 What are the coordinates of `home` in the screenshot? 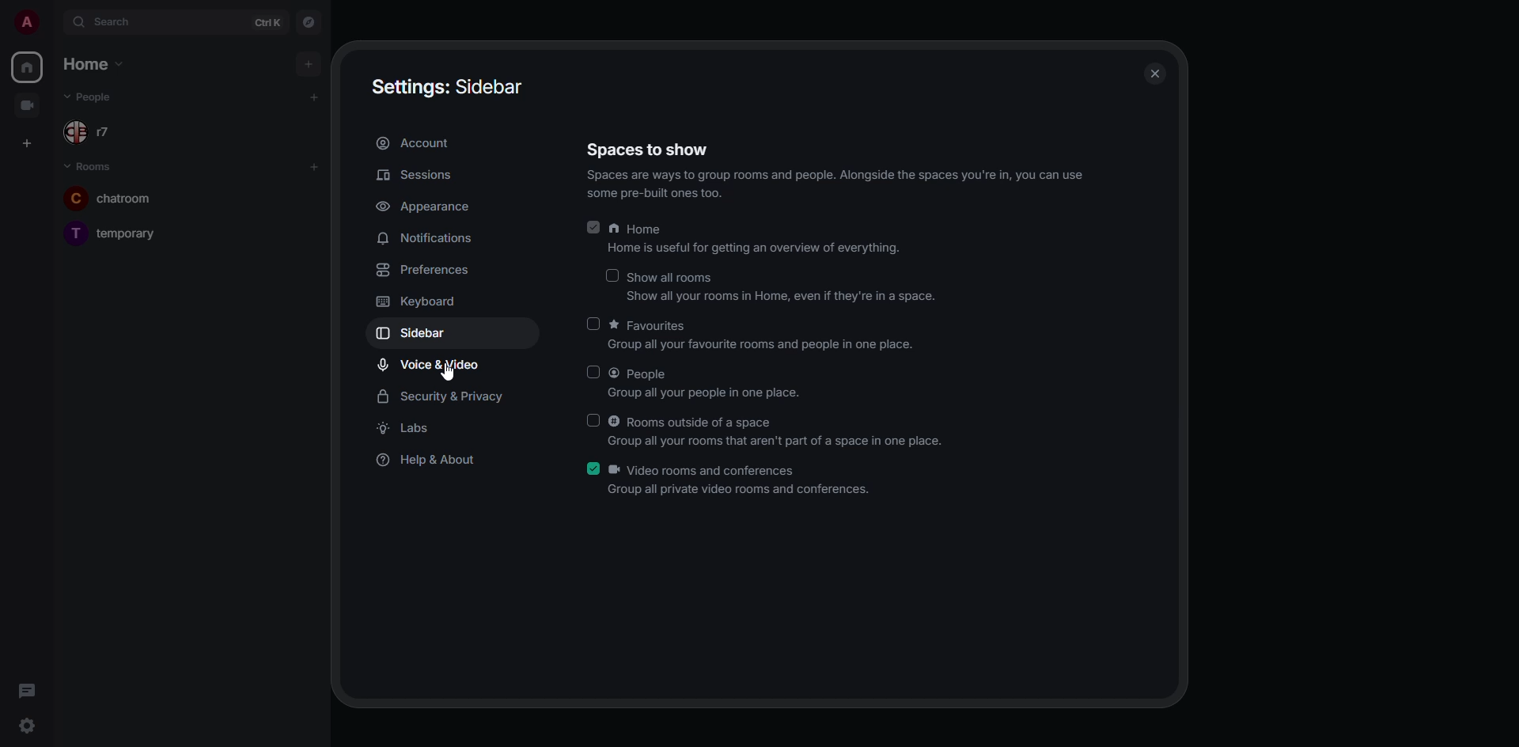 It's located at (763, 240).